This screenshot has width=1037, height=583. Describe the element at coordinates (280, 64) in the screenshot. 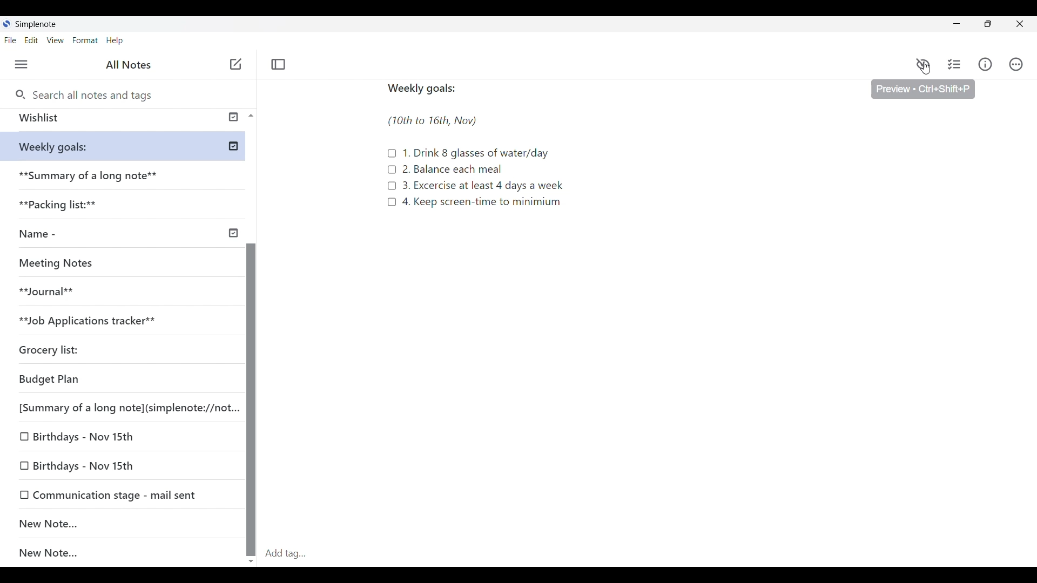

I see `Toggle focus mode` at that location.